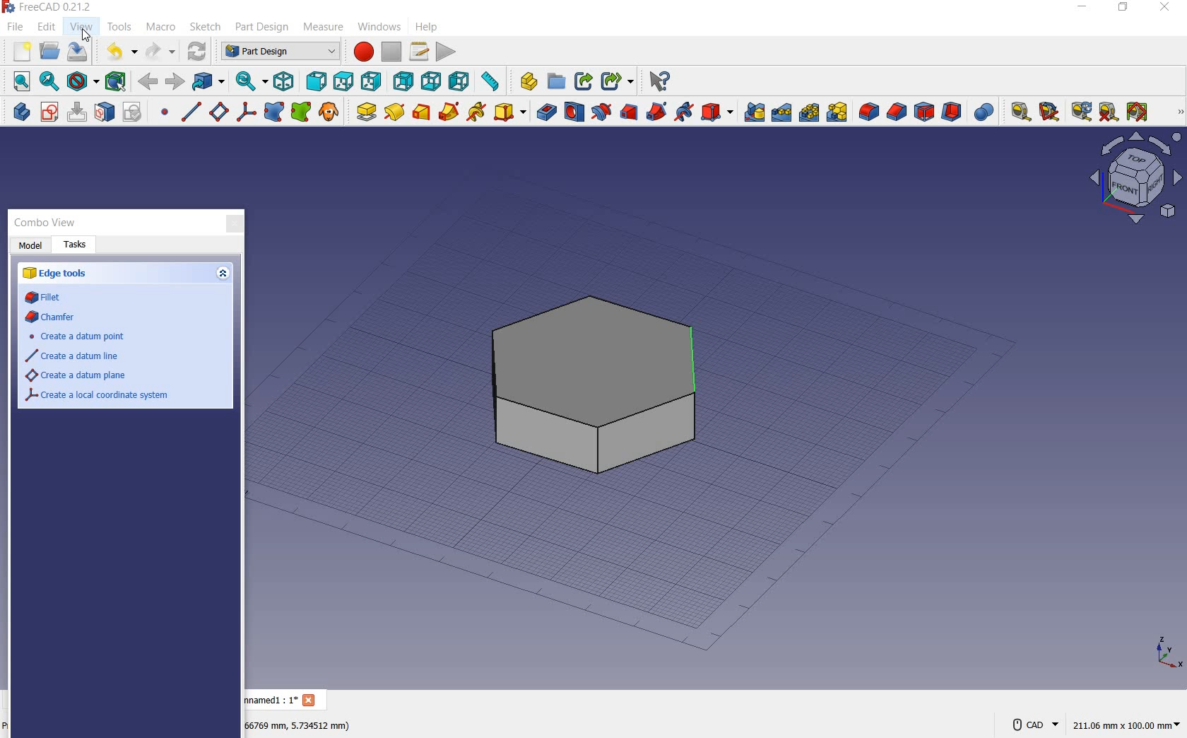 The height and width of the screenshot is (738, 1187). I want to click on create group, so click(557, 82).